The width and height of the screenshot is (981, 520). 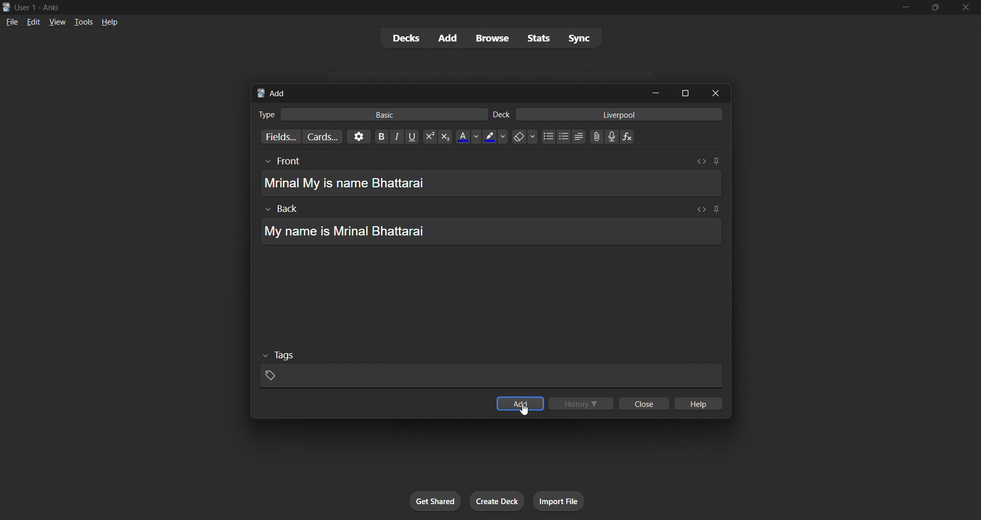 What do you see at coordinates (493, 369) in the screenshot?
I see `tags input field` at bounding box center [493, 369].